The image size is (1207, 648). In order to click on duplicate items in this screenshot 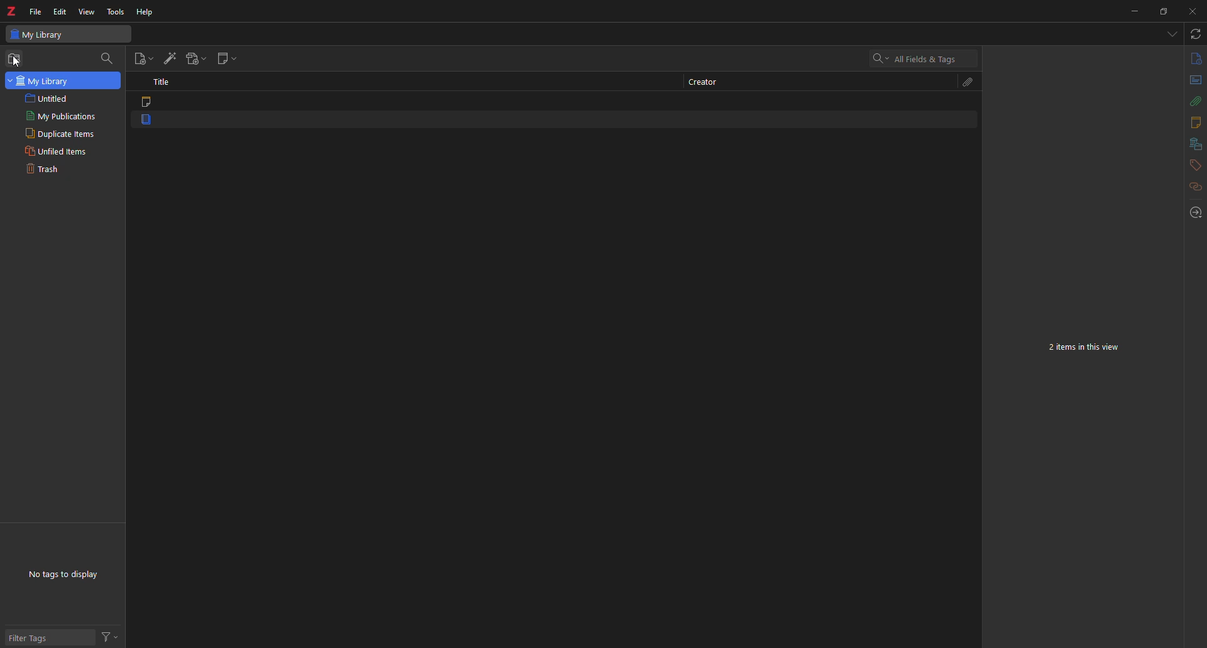, I will do `click(58, 133)`.